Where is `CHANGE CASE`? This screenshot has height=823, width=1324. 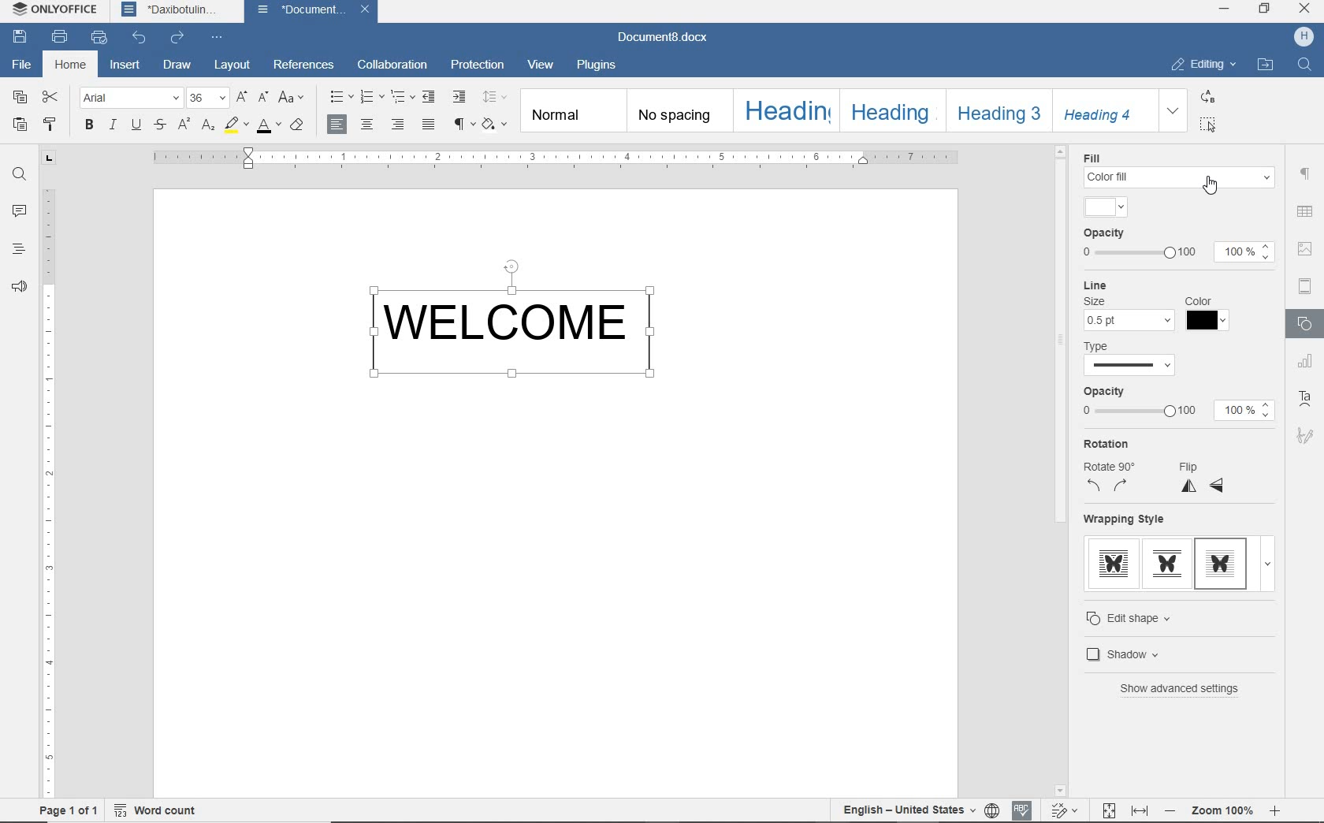
CHANGE CASE is located at coordinates (292, 98).